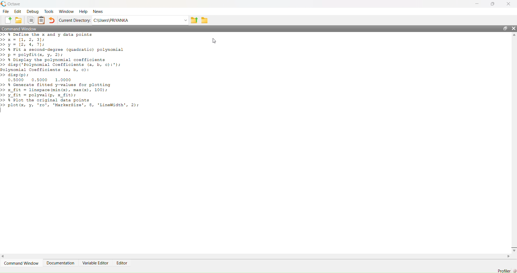 Image resolution: width=517 pixels, height=273 pixels. What do you see at coordinates (6, 12) in the screenshot?
I see `File` at bounding box center [6, 12].